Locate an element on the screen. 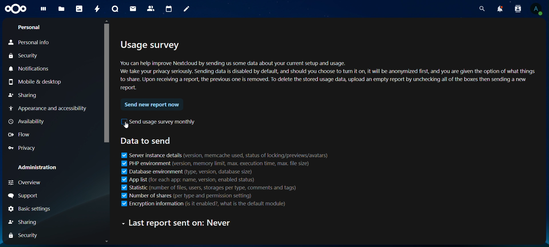 The image size is (549, 247). Security is located at coordinates (22, 236).